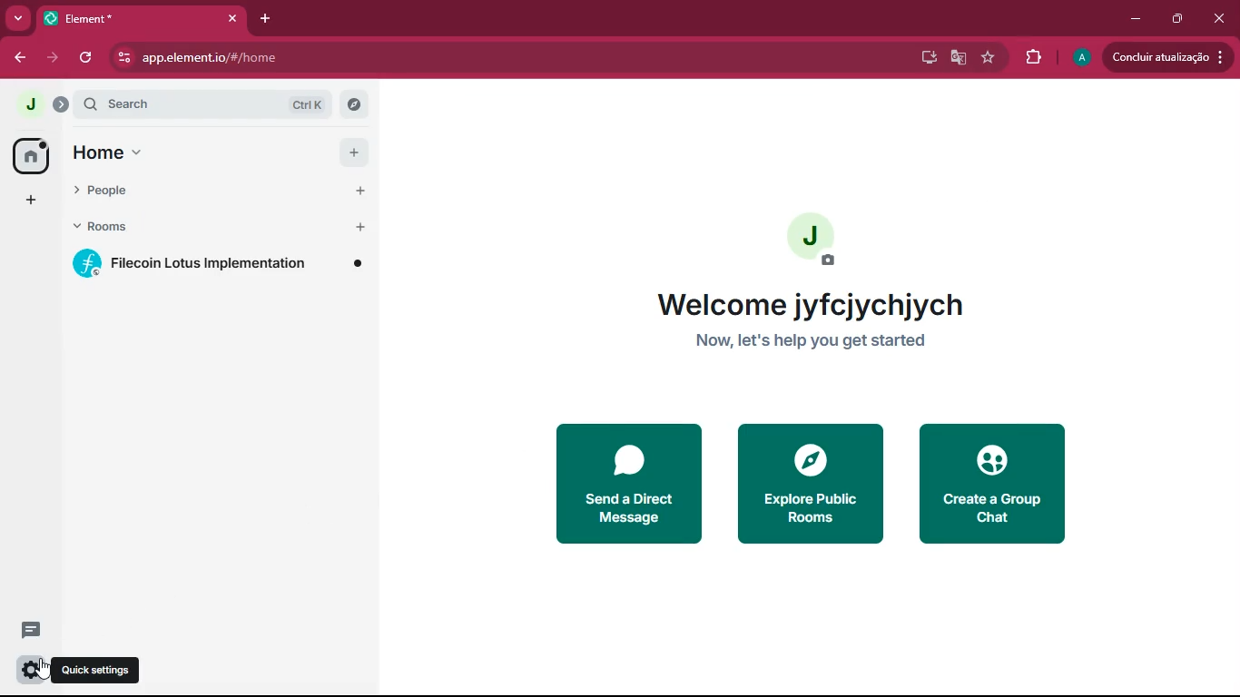 This screenshot has width=1240, height=697. I want to click on let's help you get started, so click(814, 340).